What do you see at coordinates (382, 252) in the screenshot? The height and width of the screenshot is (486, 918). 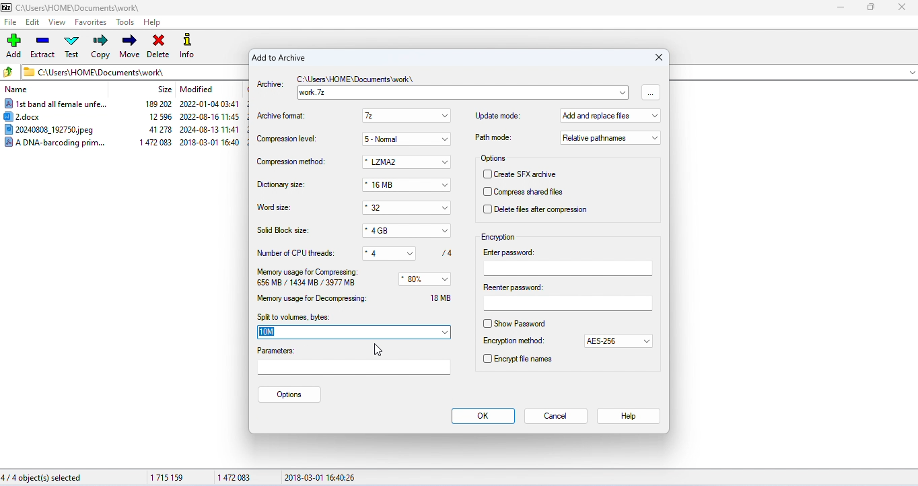 I see `*4` at bounding box center [382, 252].